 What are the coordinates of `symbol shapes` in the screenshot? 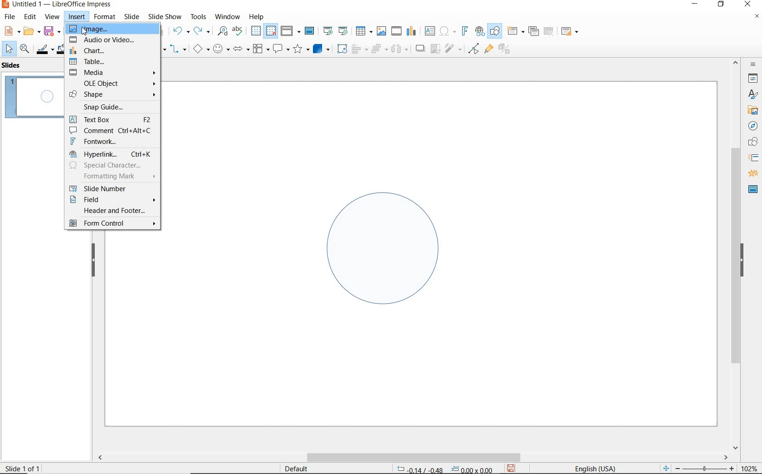 It's located at (221, 49).